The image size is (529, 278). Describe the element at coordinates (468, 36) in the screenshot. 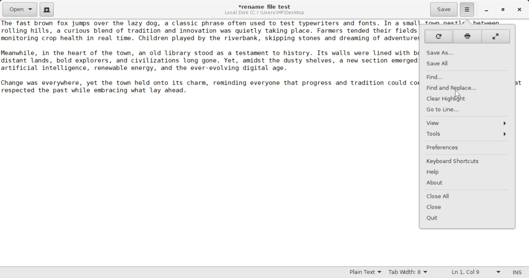

I see `Print Page` at that location.